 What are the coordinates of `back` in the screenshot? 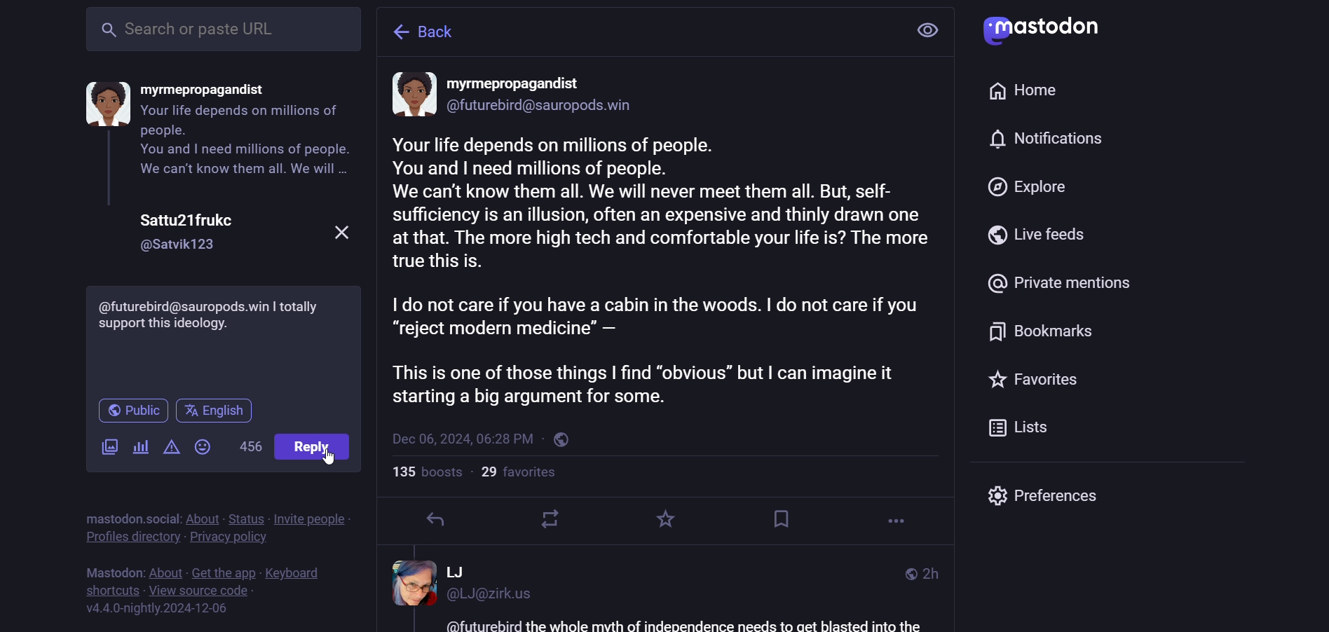 It's located at (429, 30).